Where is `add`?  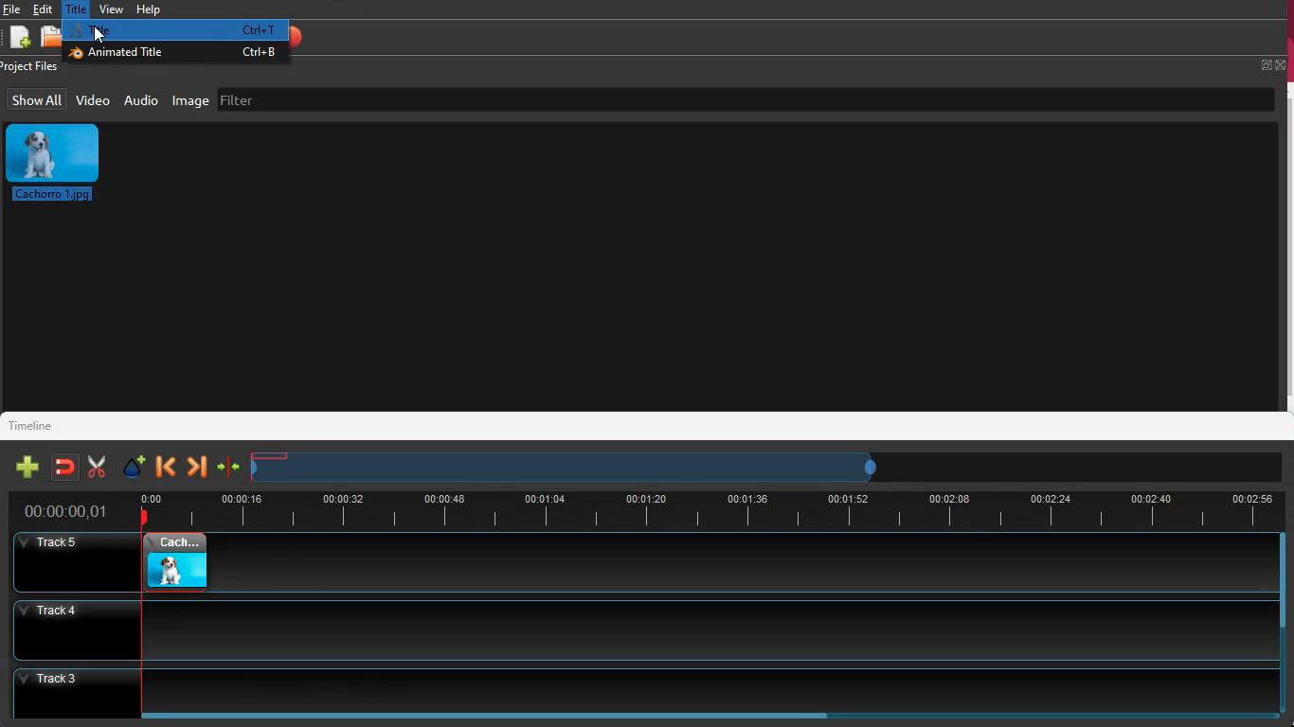 add is located at coordinates (24, 468).